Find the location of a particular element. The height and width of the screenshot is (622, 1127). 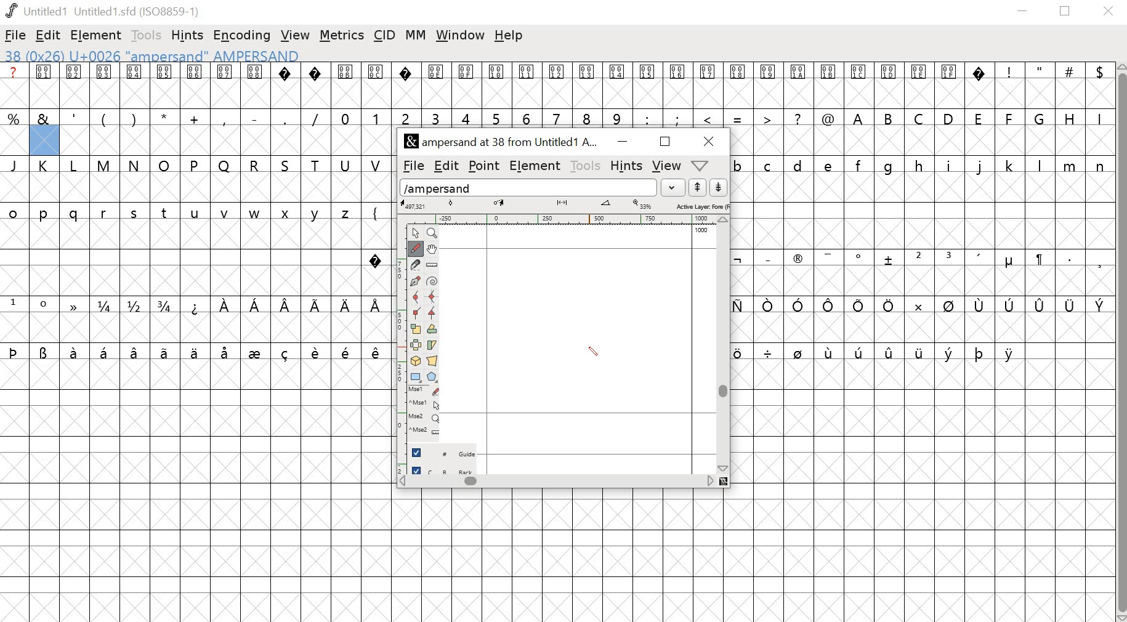

Mse1 is located at coordinates (425, 390).